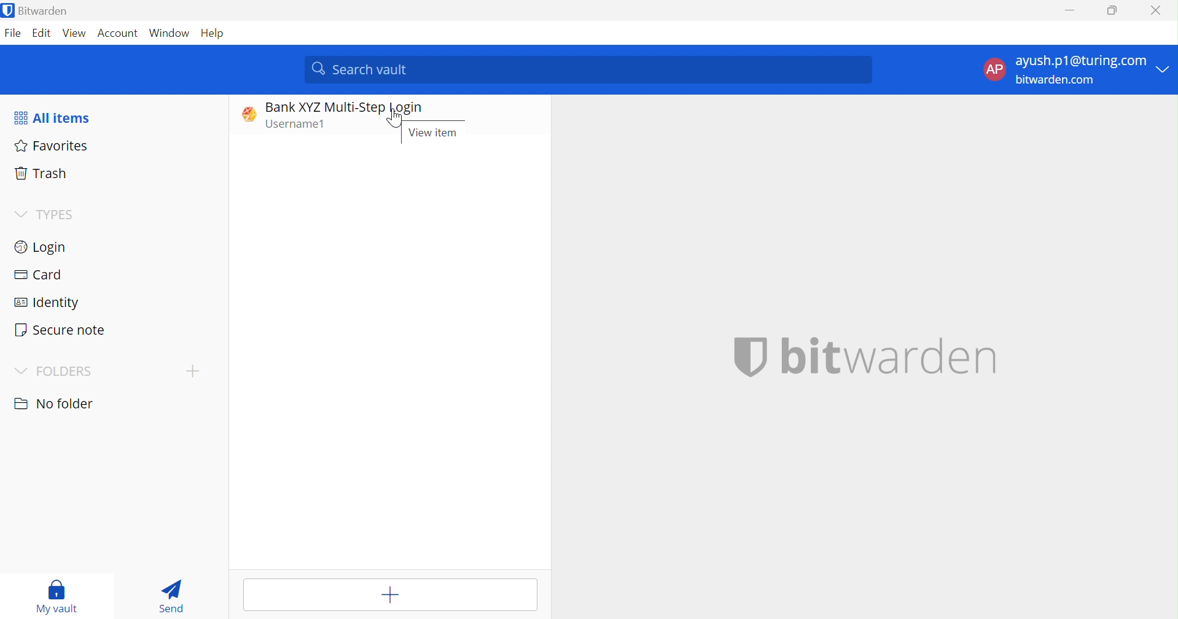 Image resolution: width=1178 pixels, height=619 pixels. Describe the element at coordinates (60, 330) in the screenshot. I see `Secure note` at that location.